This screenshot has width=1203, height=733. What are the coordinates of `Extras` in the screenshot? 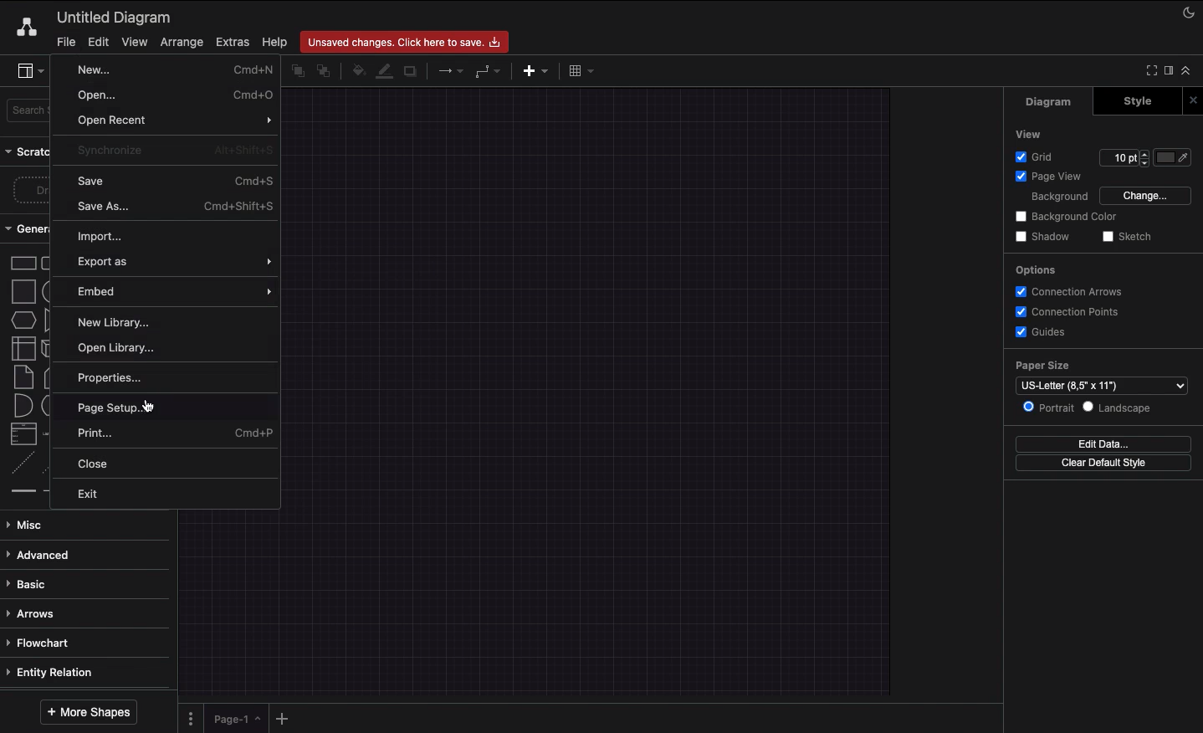 It's located at (233, 41).